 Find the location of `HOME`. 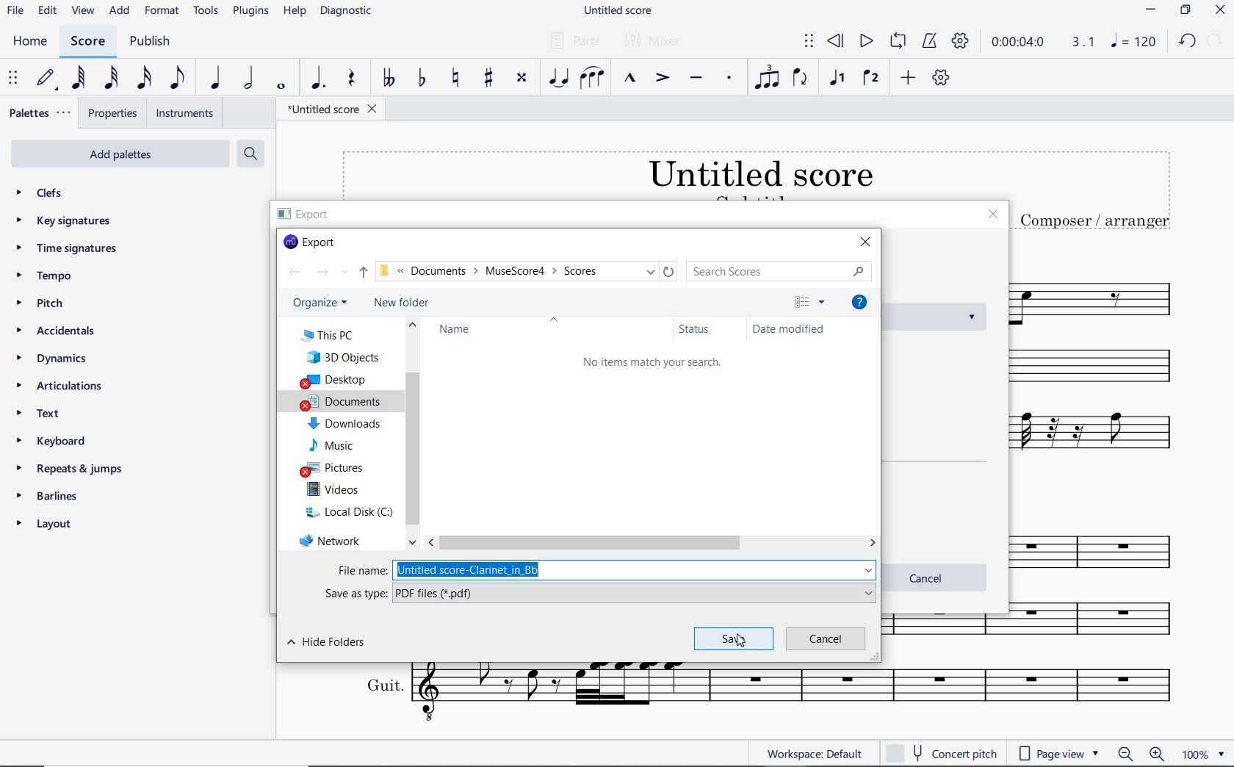

HOME is located at coordinates (30, 42).